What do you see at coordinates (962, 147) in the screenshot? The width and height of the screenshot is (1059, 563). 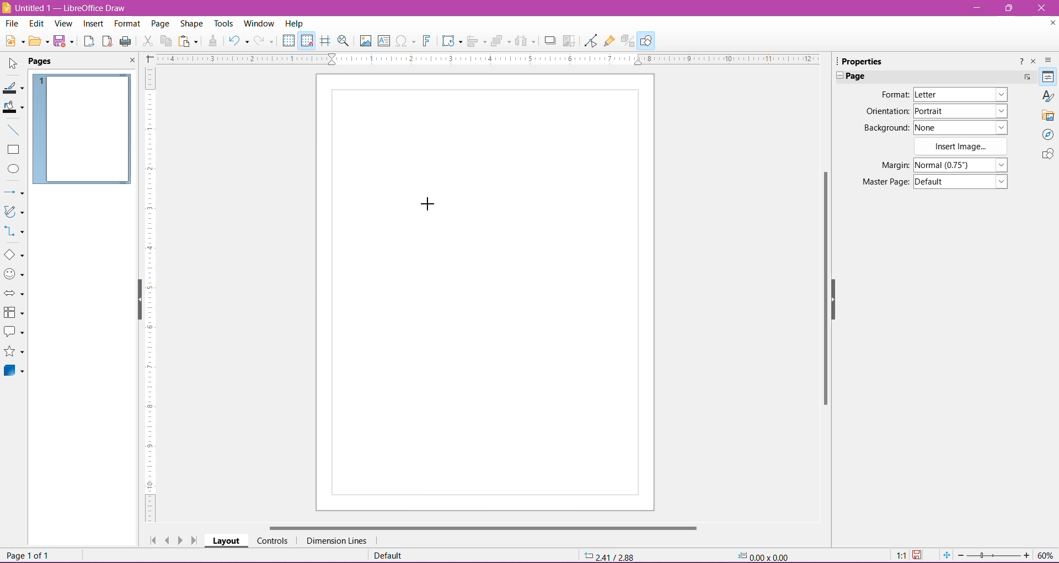 I see `Insert Image` at bounding box center [962, 147].